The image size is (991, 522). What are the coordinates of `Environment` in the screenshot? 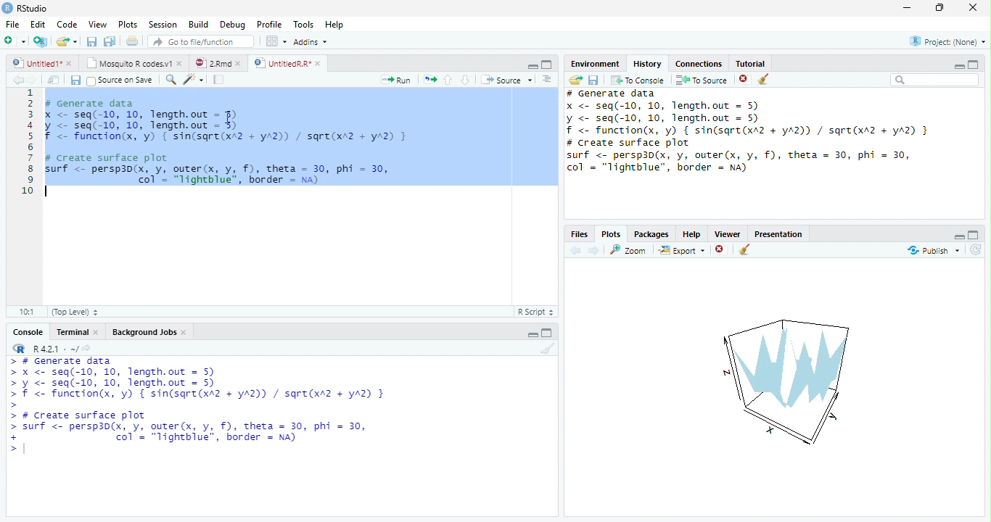 It's located at (595, 64).